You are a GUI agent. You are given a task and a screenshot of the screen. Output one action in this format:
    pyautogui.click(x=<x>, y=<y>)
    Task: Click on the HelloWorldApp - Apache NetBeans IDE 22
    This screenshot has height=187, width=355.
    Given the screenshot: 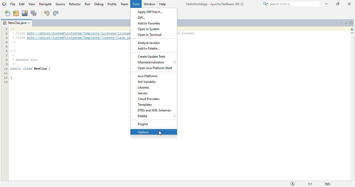 What is the action you would take?
    pyautogui.click(x=215, y=5)
    